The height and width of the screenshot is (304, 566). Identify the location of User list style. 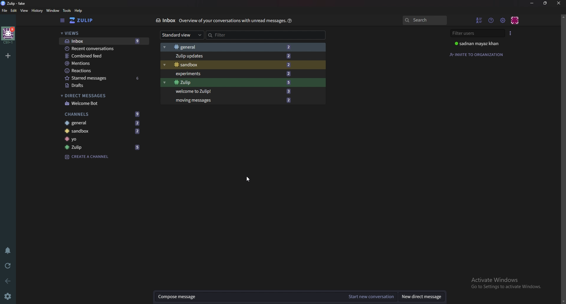
(511, 33).